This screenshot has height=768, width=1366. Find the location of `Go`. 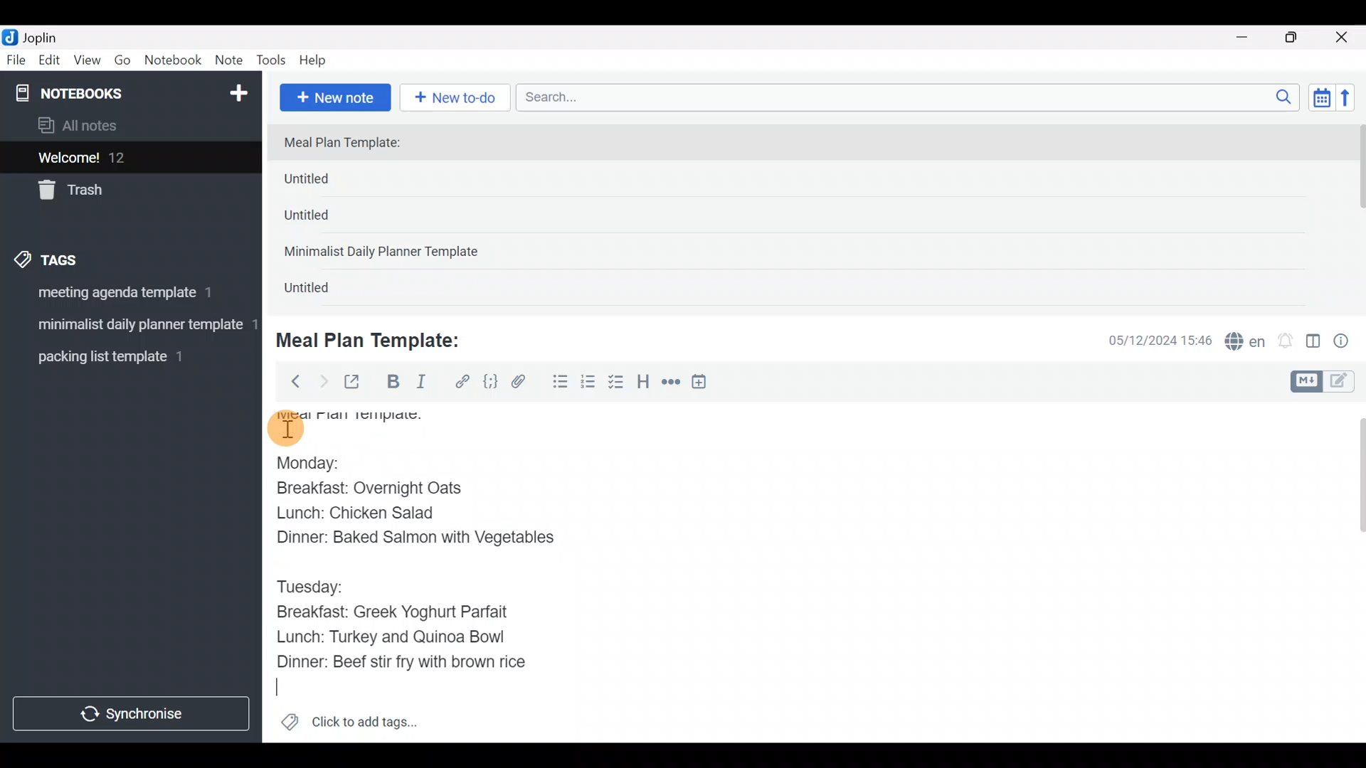

Go is located at coordinates (122, 63).